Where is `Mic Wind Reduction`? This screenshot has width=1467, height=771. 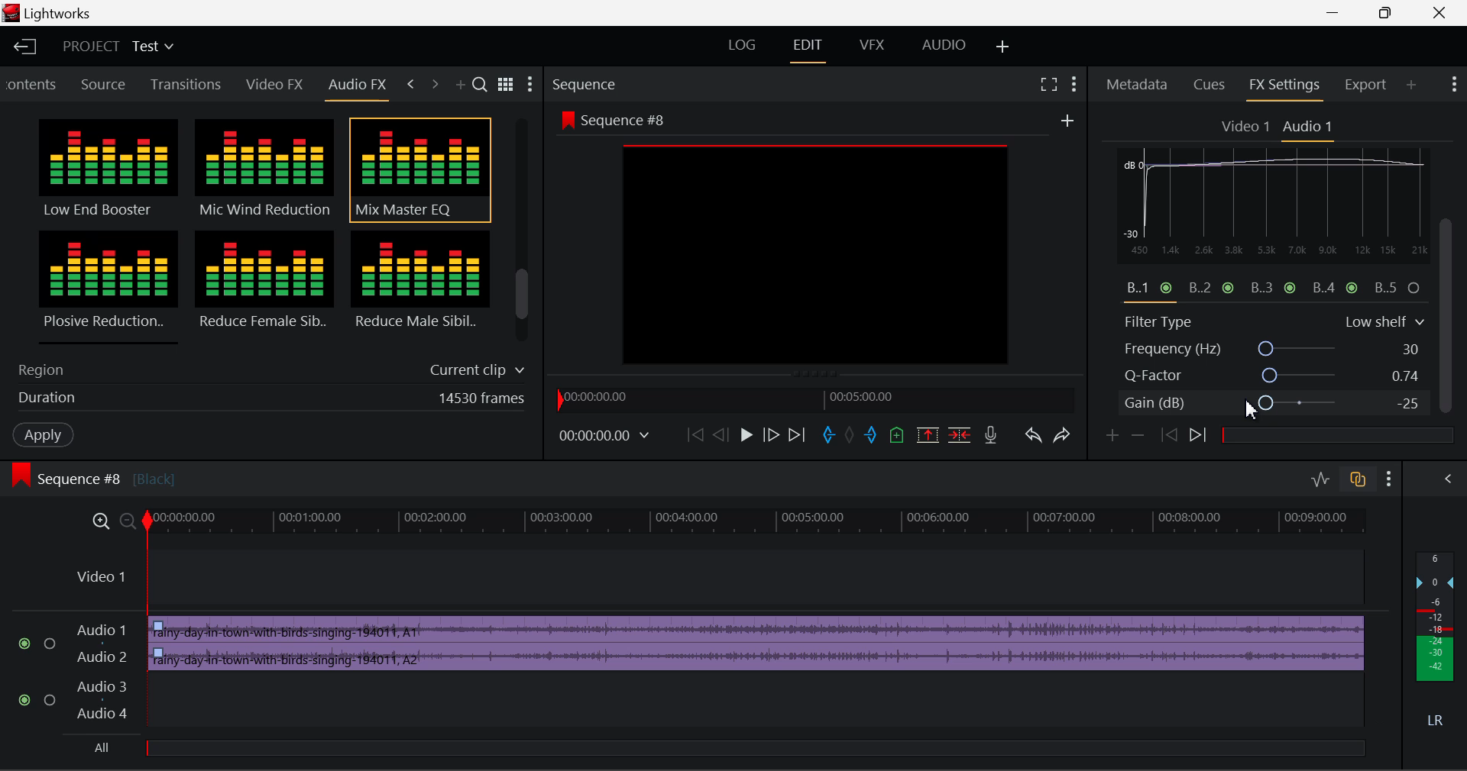 Mic Wind Reduction is located at coordinates (265, 170).